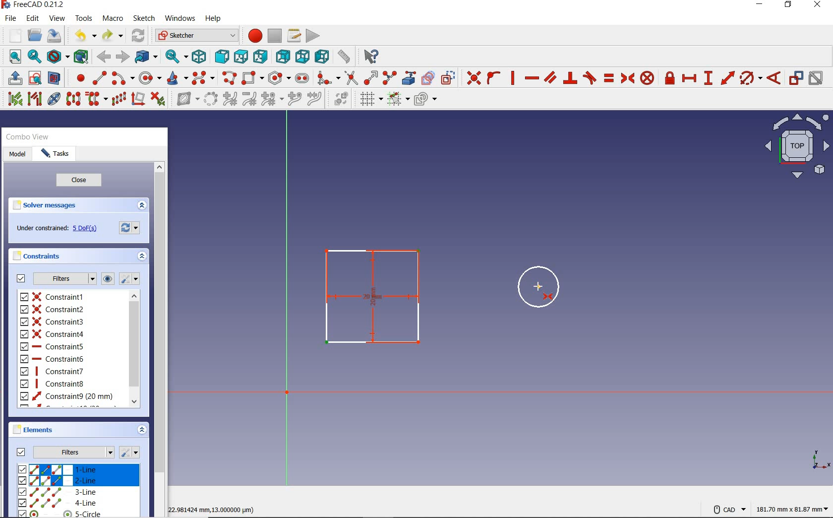  What do you see at coordinates (230, 100) in the screenshot?
I see `increase b-spline degree` at bounding box center [230, 100].